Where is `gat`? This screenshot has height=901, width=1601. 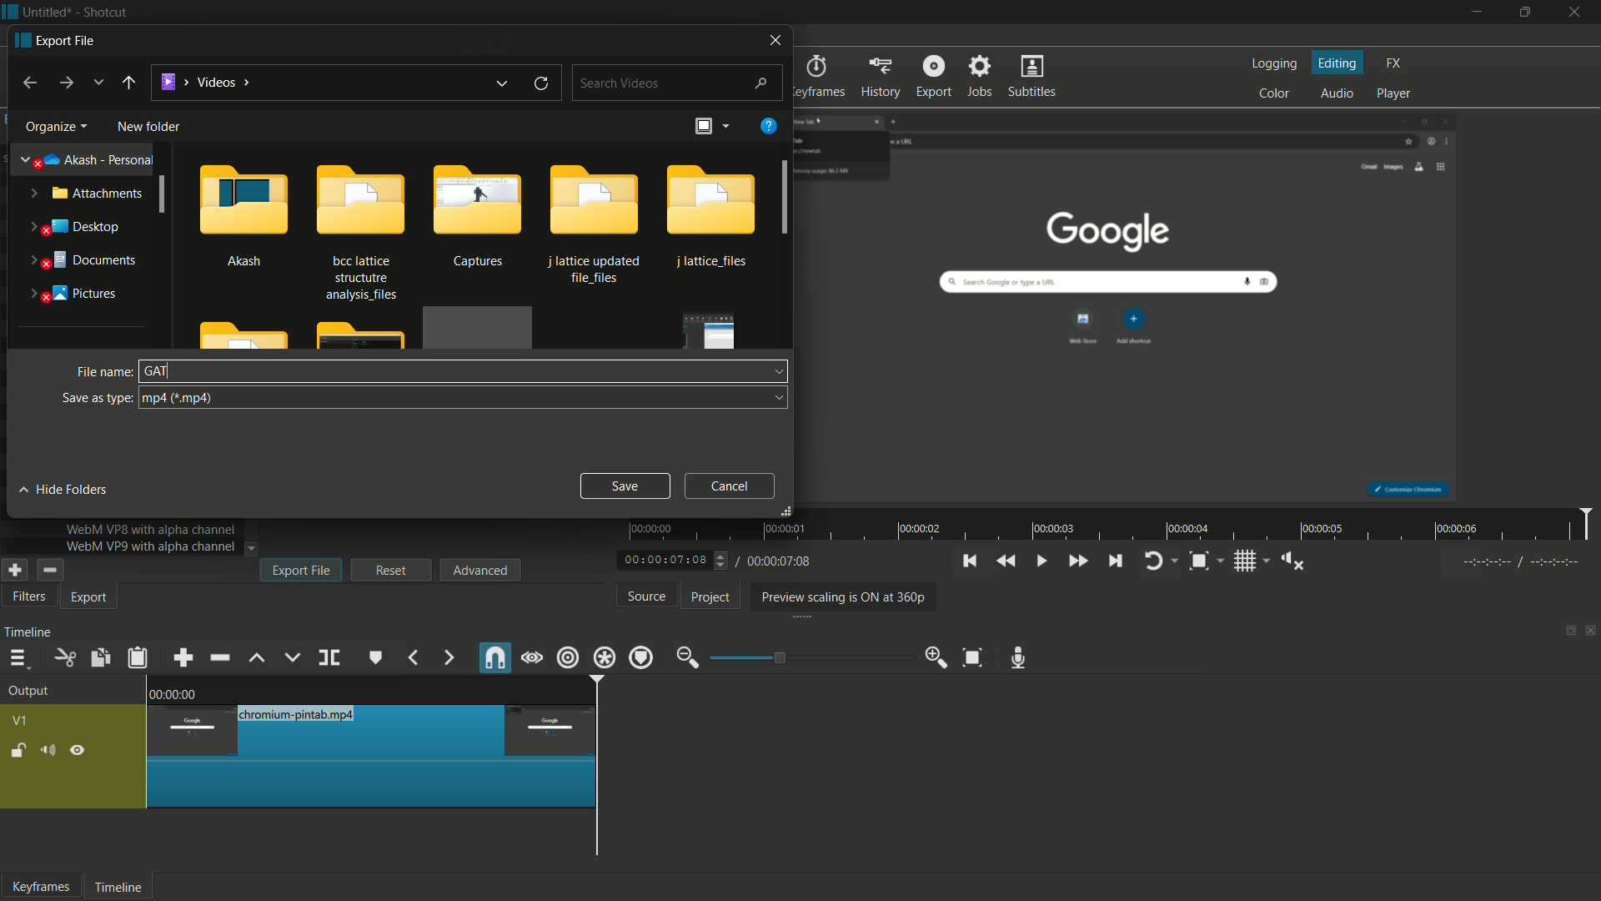 gat is located at coordinates (158, 370).